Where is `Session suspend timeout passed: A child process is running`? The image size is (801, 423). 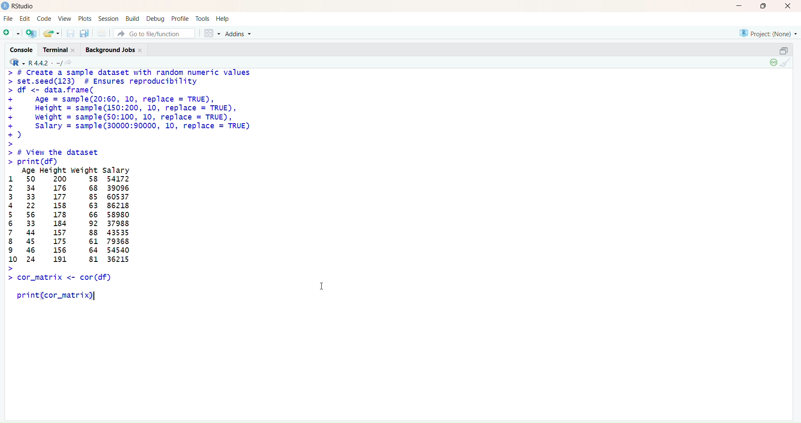
Session suspend timeout passed: A child process is running is located at coordinates (772, 63).